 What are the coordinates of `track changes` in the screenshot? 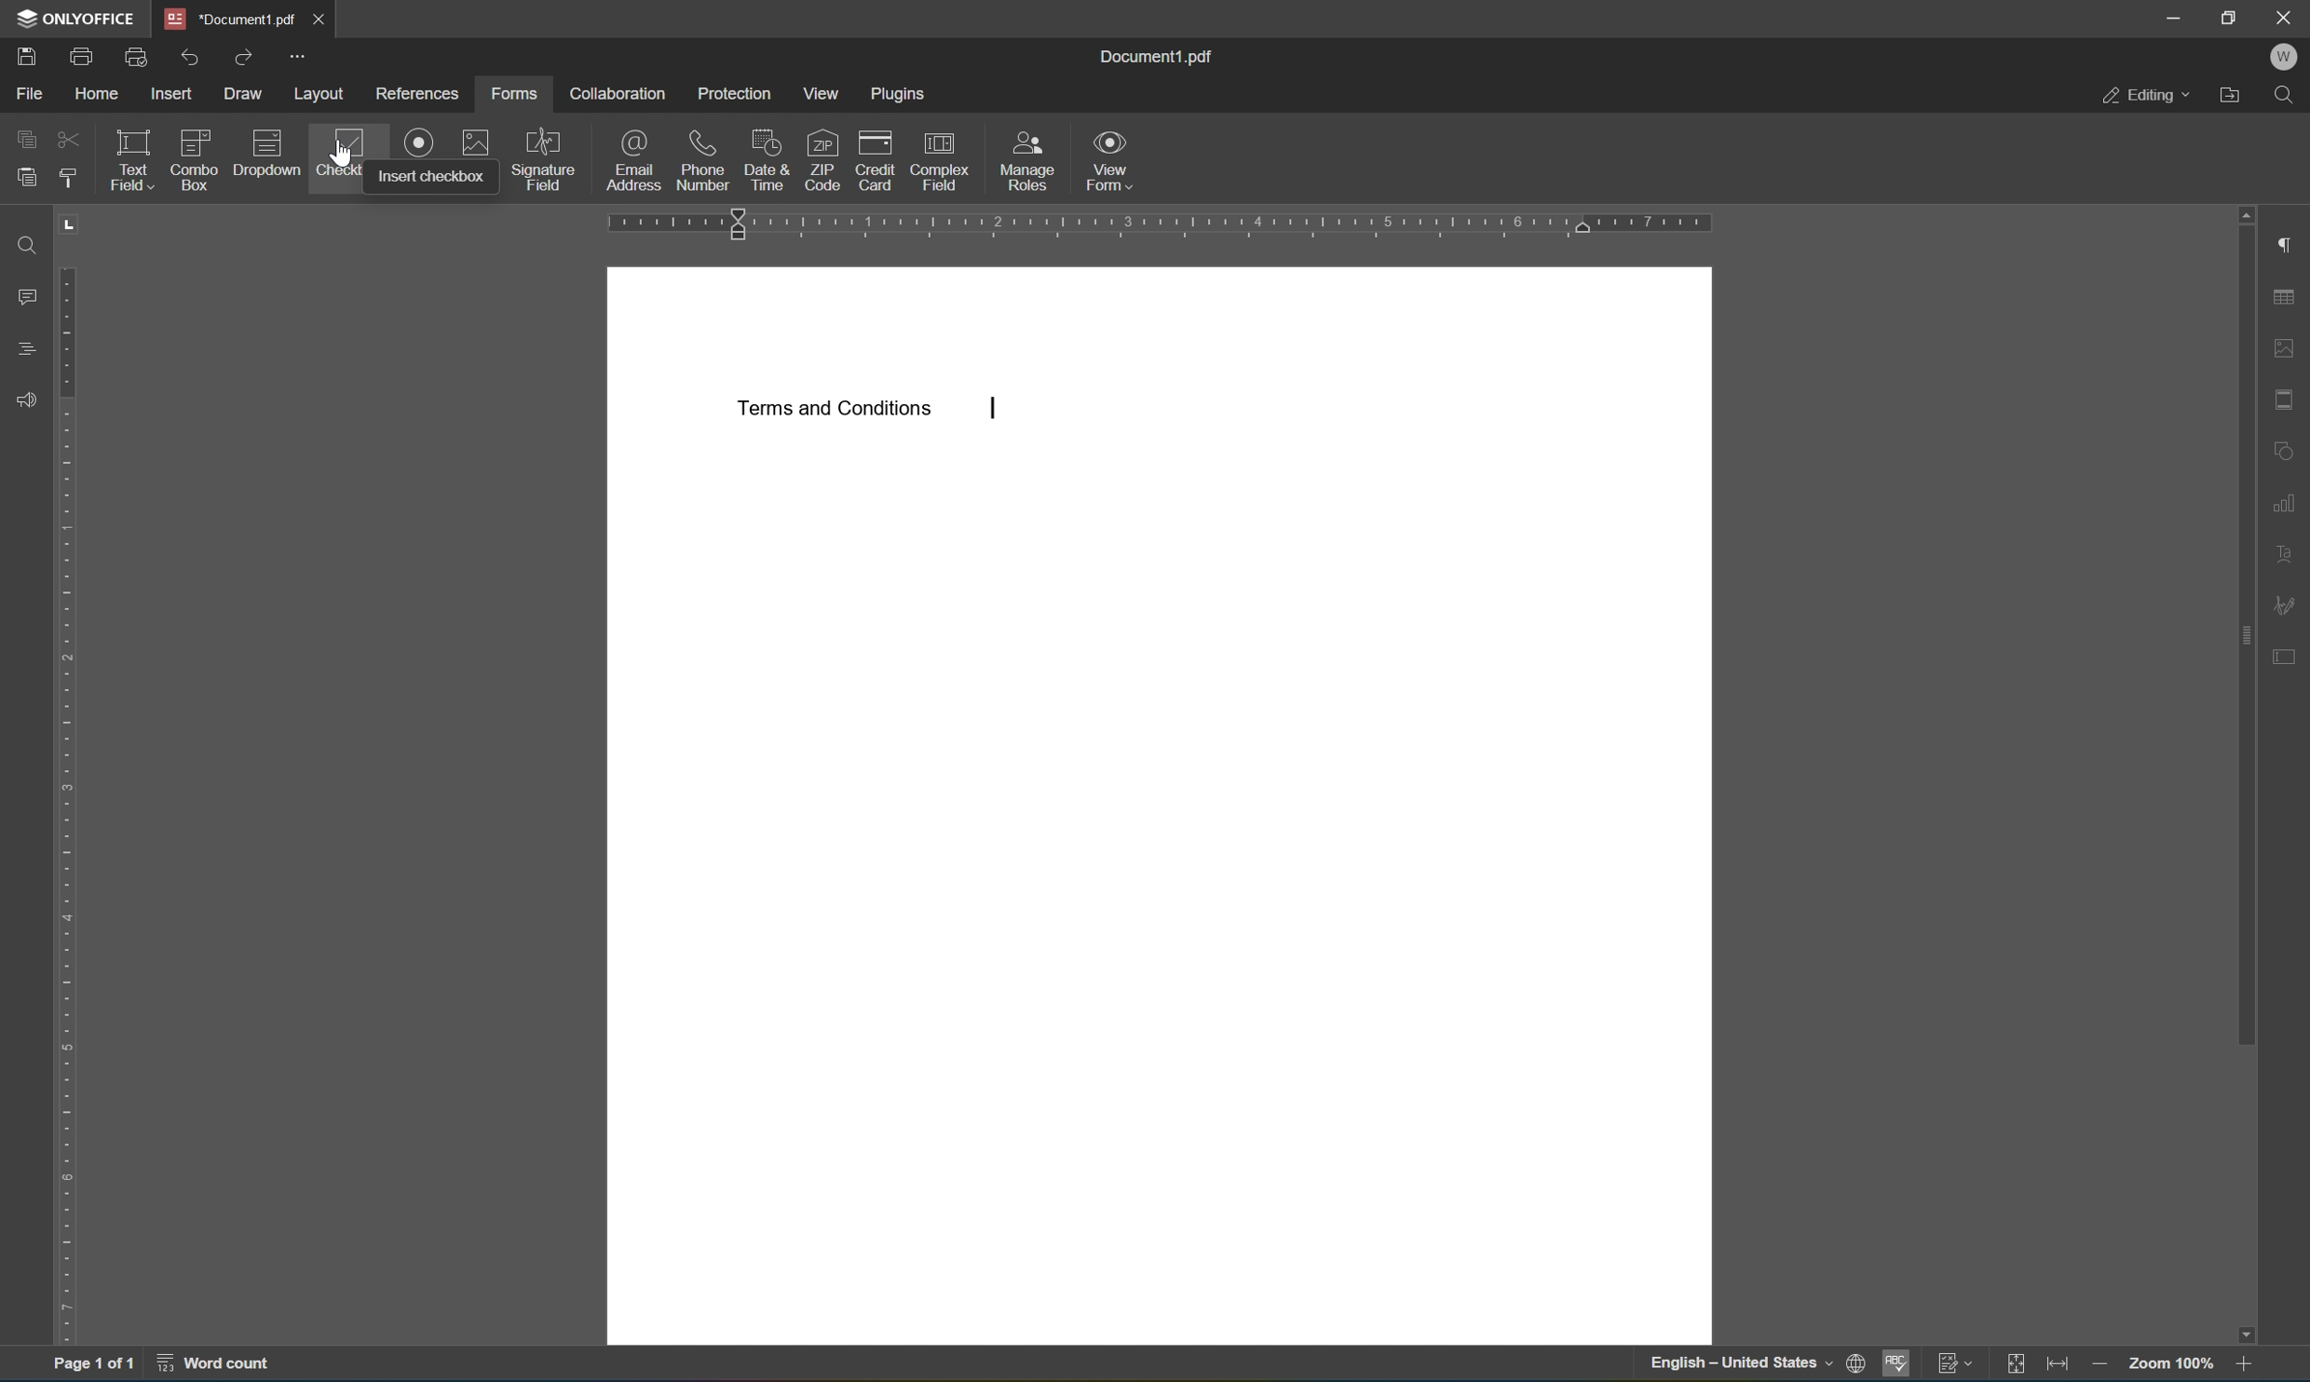 It's located at (1956, 1365).